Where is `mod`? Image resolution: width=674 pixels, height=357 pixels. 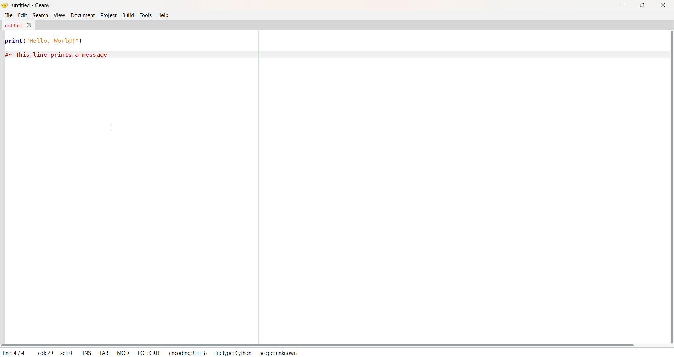 mod is located at coordinates (122, 353).